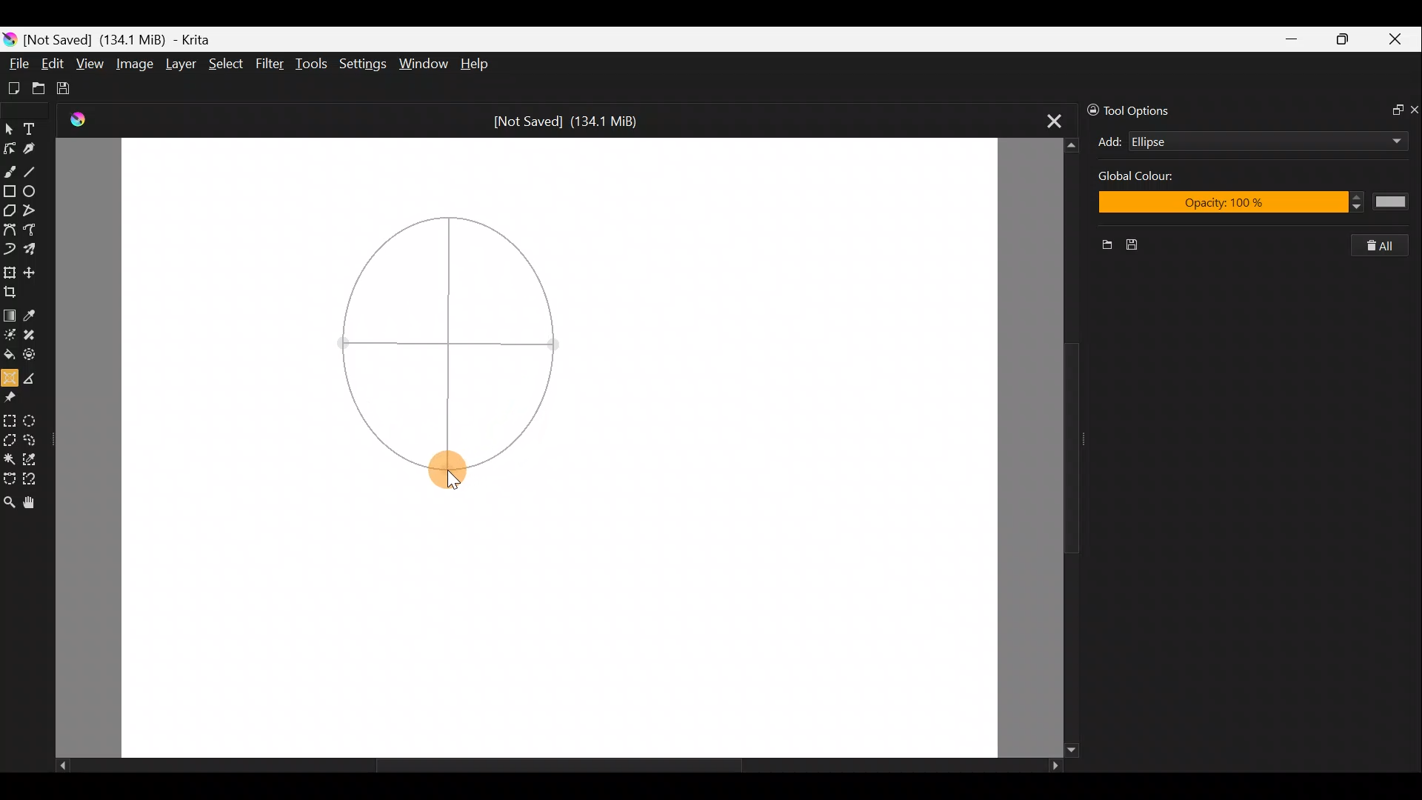 The image size is (1422, 800). Describe the element at coordinates (32, 313) in the screenshot. I see `Sample a colour from image/current layer` at that location.